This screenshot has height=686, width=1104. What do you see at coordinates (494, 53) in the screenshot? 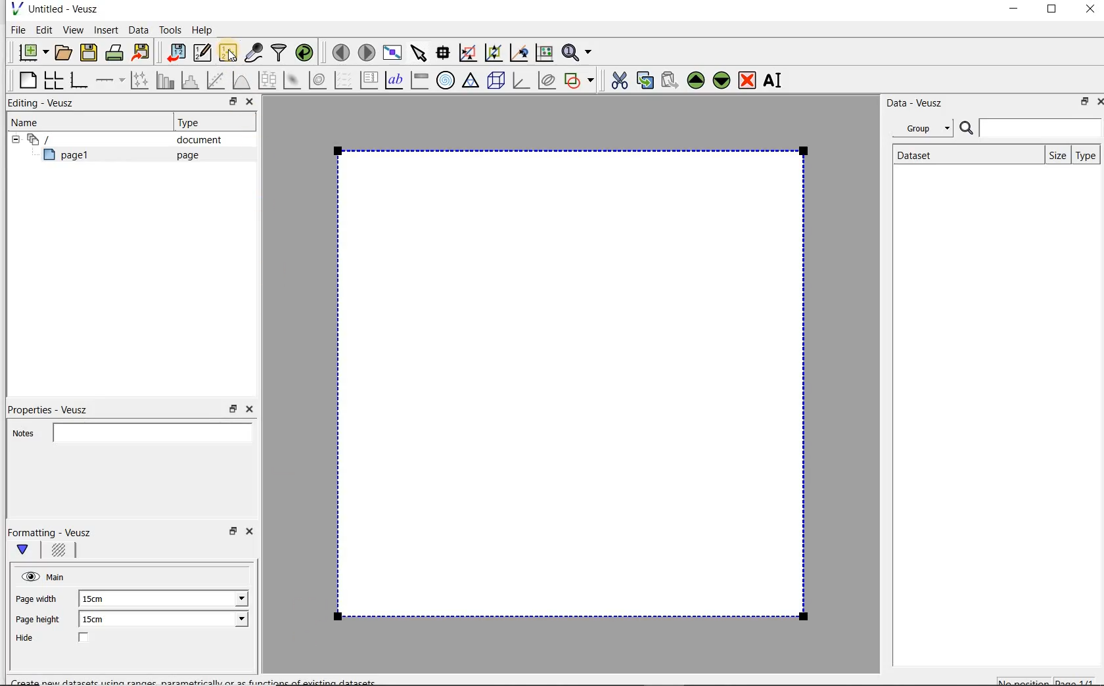
I see `click to zoom out of graph axes` at bounding box center [494, 53].